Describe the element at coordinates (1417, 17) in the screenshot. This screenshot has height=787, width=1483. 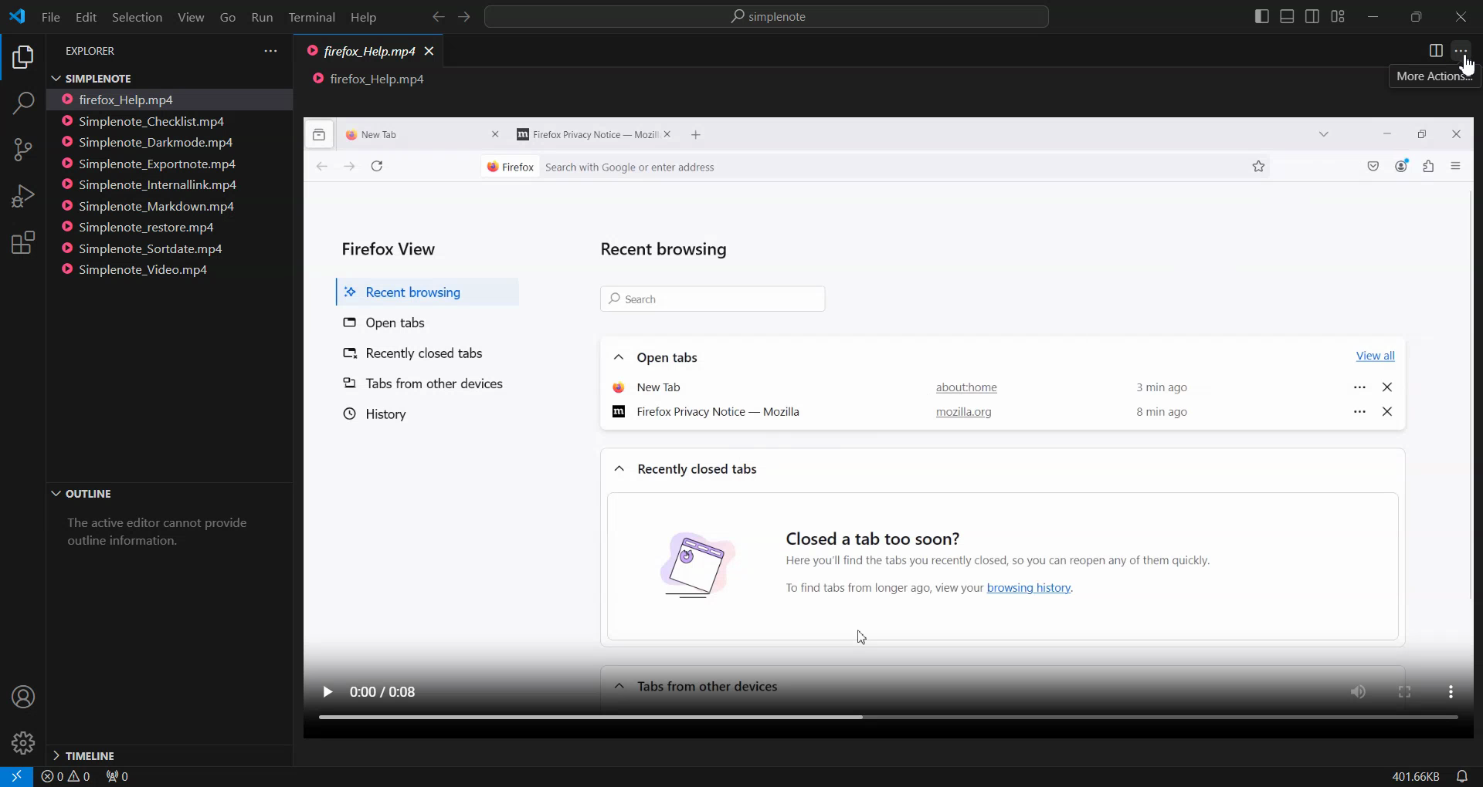
I see `Maximize` at that location.